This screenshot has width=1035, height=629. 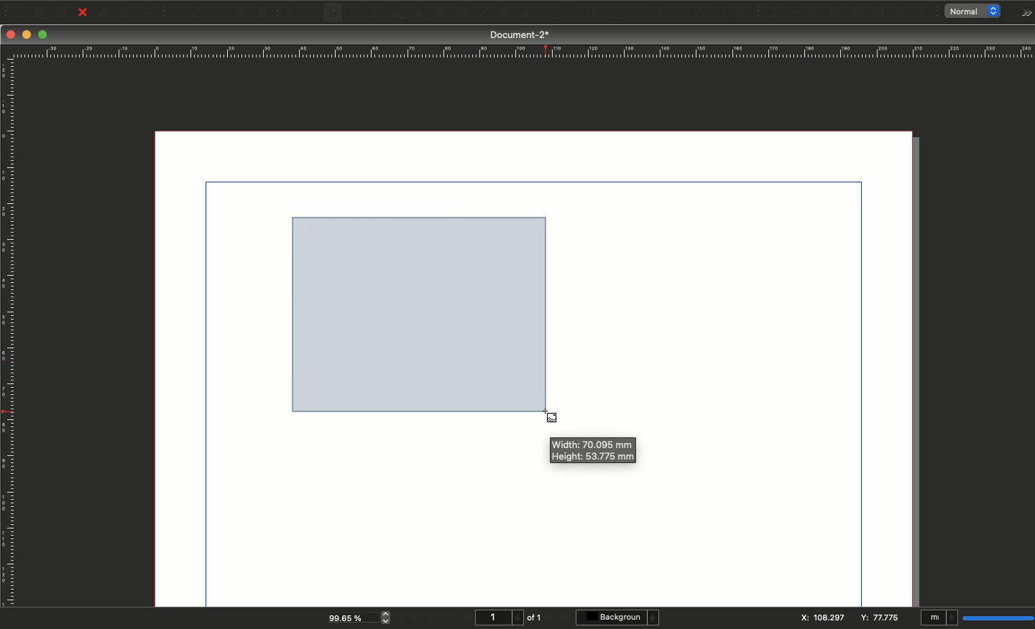 I want to click on of 1, so click(x=535, y=618).